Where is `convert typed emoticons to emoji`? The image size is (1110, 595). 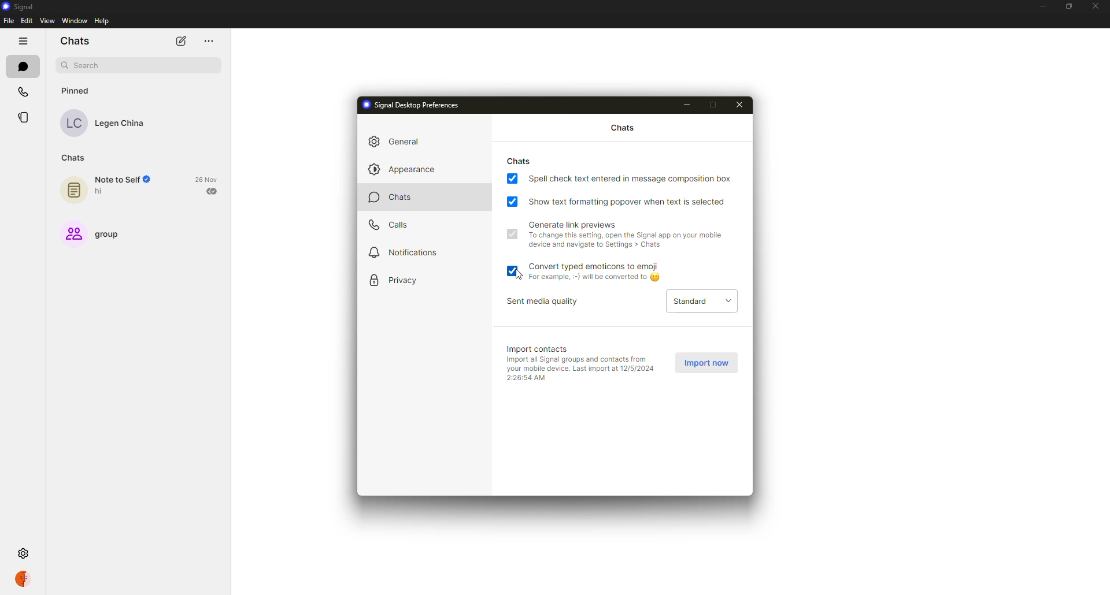 convert typed emoticons to emoji is located at coordinates (598, 273).